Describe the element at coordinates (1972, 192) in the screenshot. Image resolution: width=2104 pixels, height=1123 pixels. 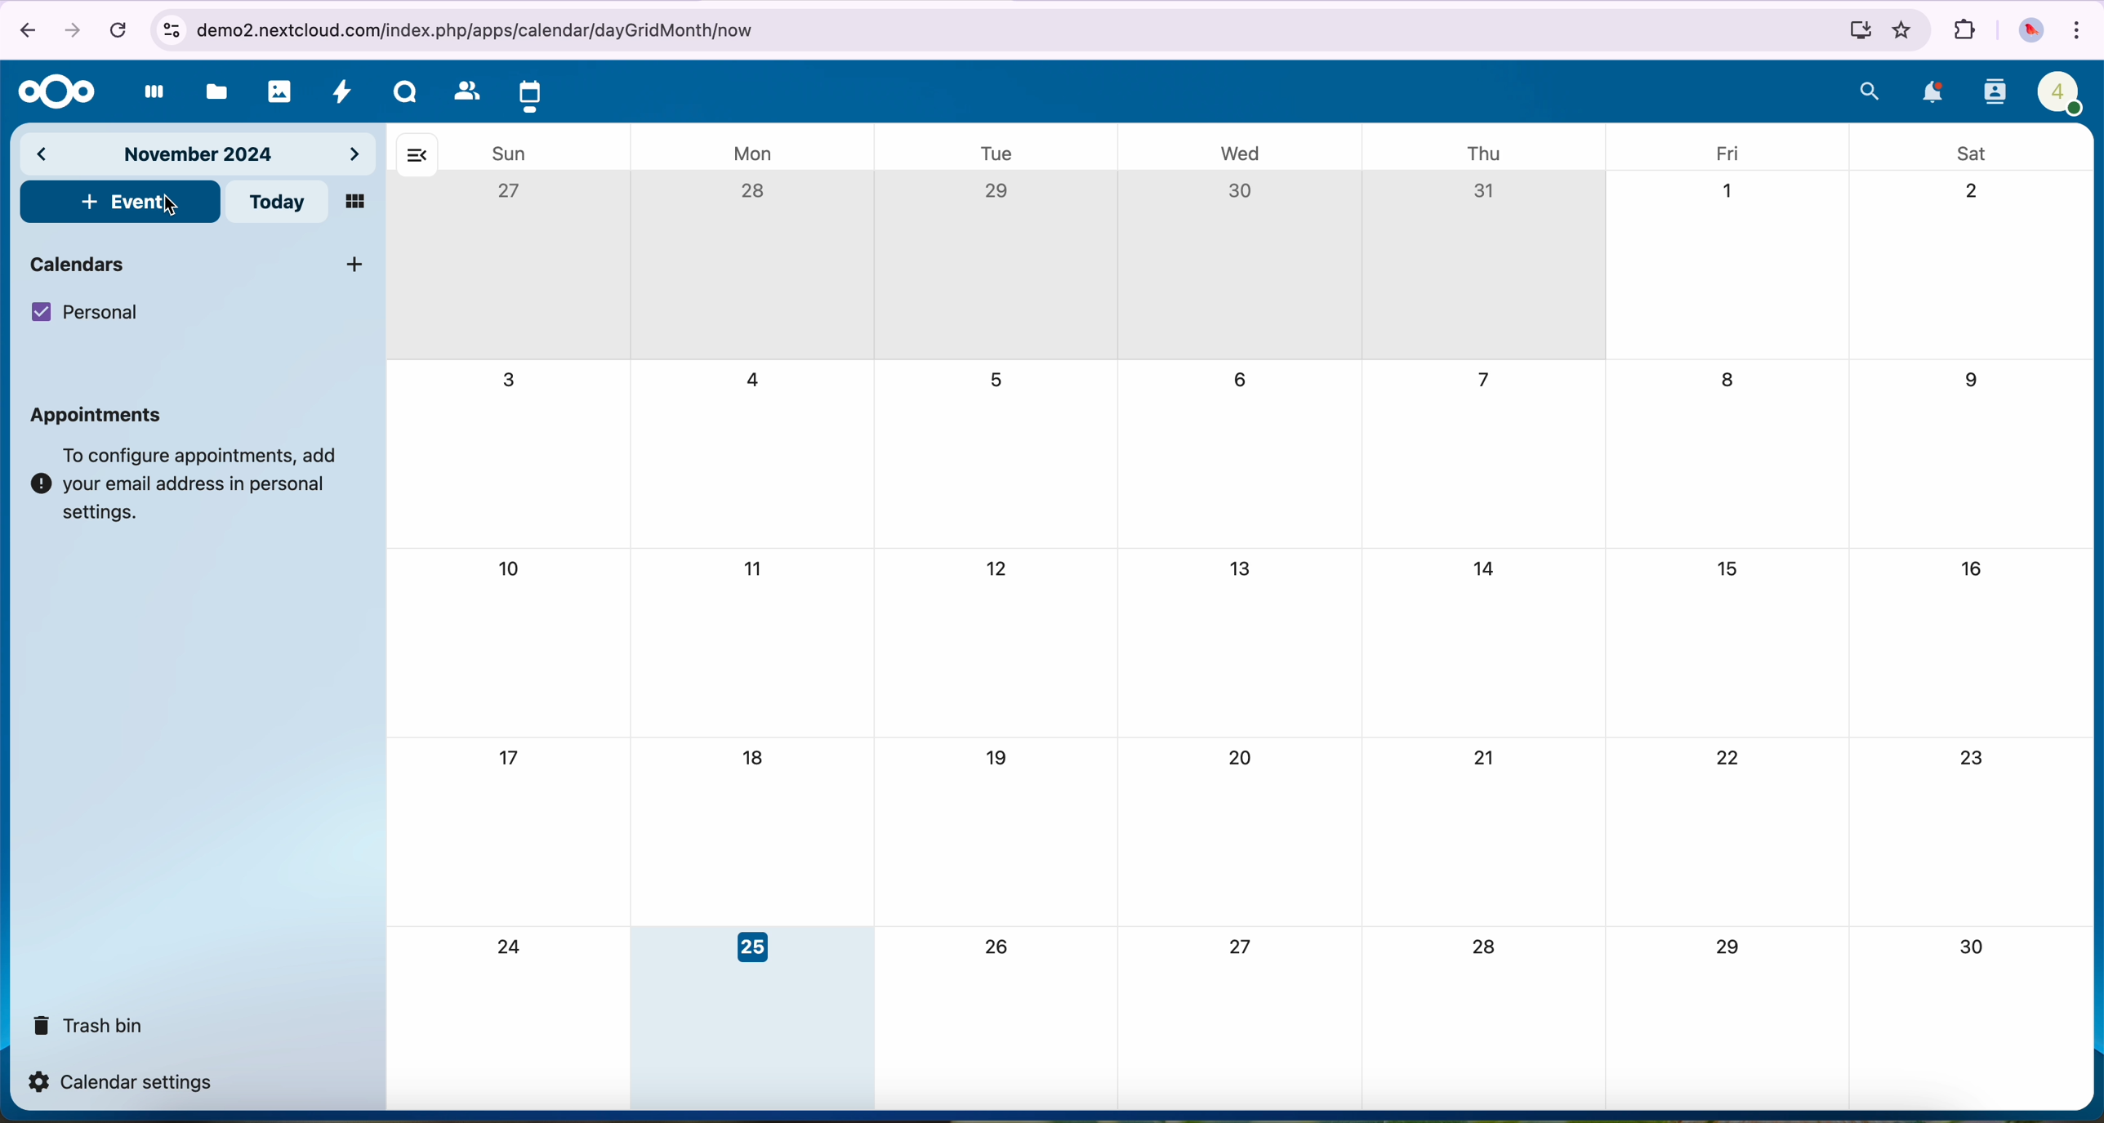
I see `2` at that location.